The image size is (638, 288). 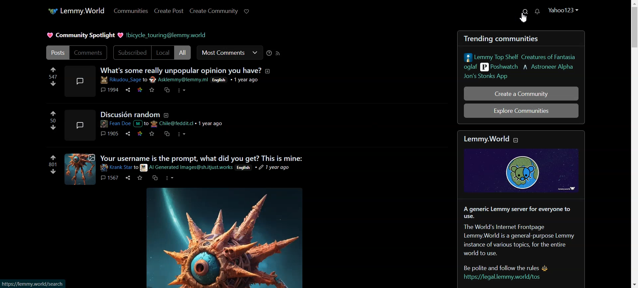 I want to click on Local, so click(x=163, y=52).